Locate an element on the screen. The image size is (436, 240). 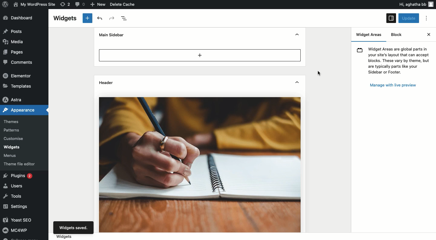
Appearance is located at coordinates (19, 109).